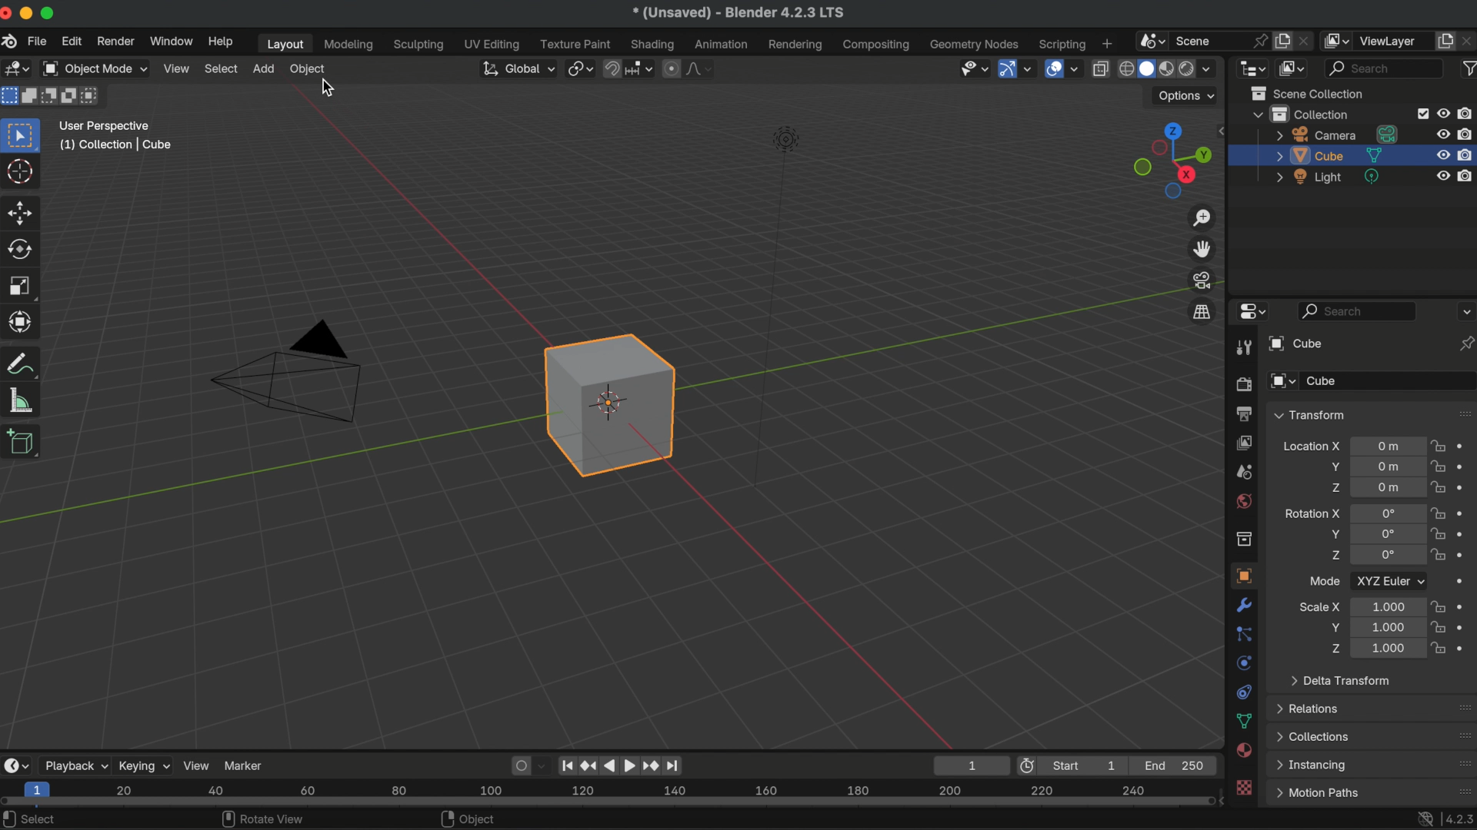  What do you see at coordinates (93, 95) in the screenshot?
I see `mode intersect existing condition` at bounding box center [93, 95].